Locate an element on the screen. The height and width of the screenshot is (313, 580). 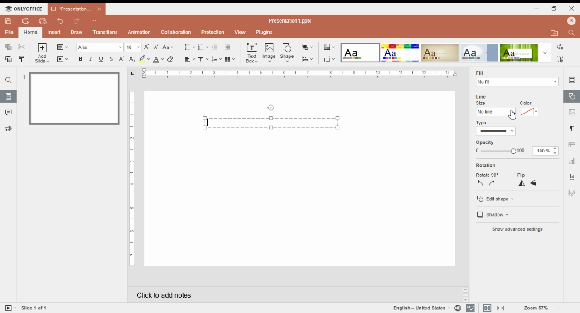
collaboration is located at coordinates (176, 33).